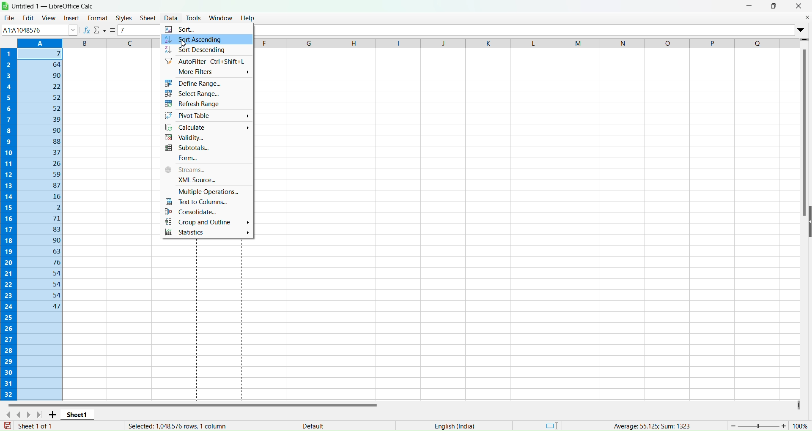 Image resolution: width=812 pixels, height=431 pixels. Describe the element at coordinates (6, 5) in the screenshot. I see `Logo` at that location.